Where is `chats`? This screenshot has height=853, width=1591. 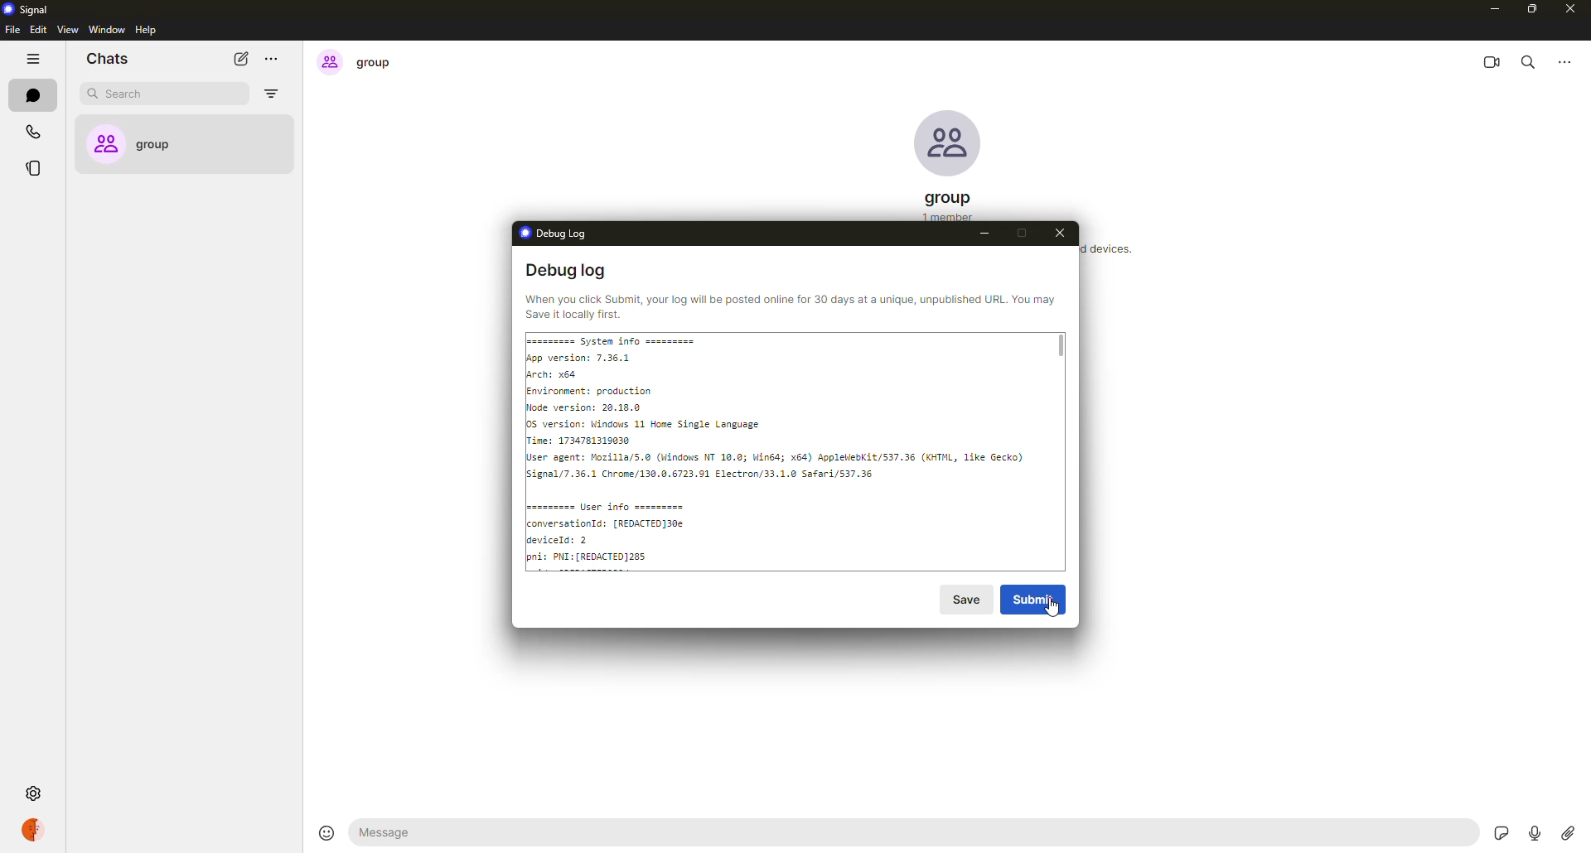
chats is located at coordinates (113, 59).